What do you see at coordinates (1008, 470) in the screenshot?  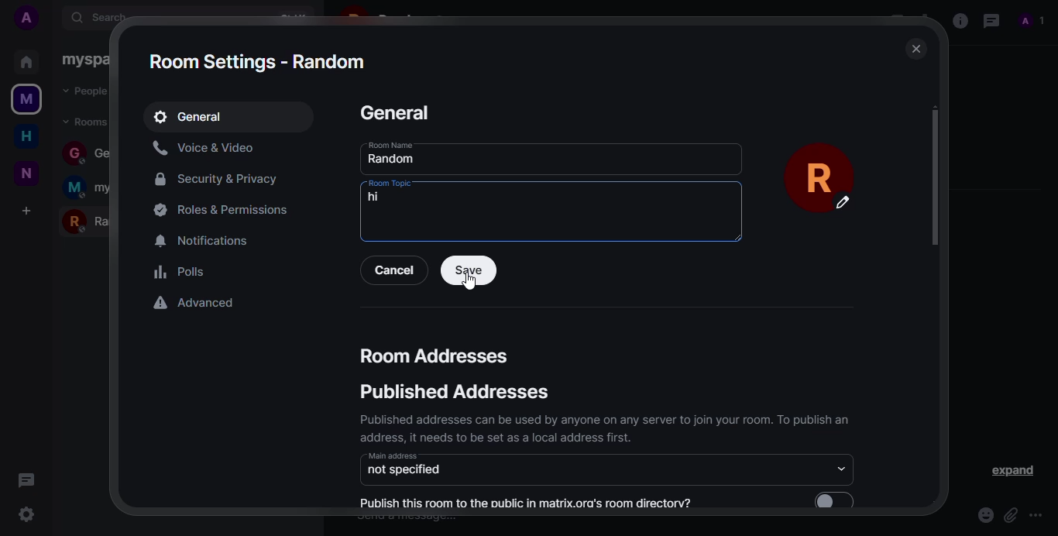 I see `expand` at bounding box center [1008, 470].